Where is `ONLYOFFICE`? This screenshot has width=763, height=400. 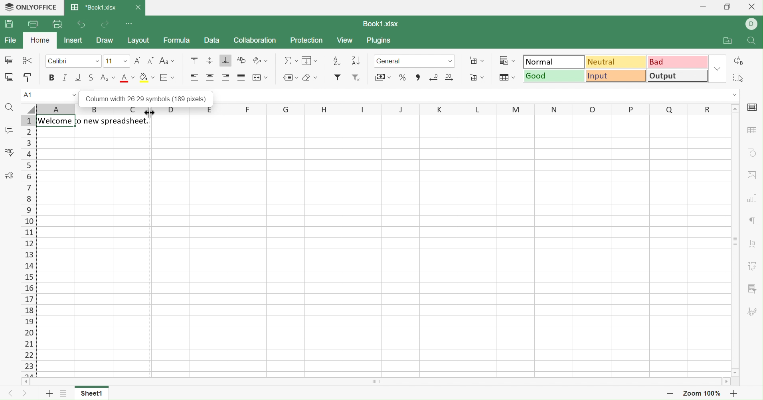
ONLYOFFICE is located at coordinates (32, 7).